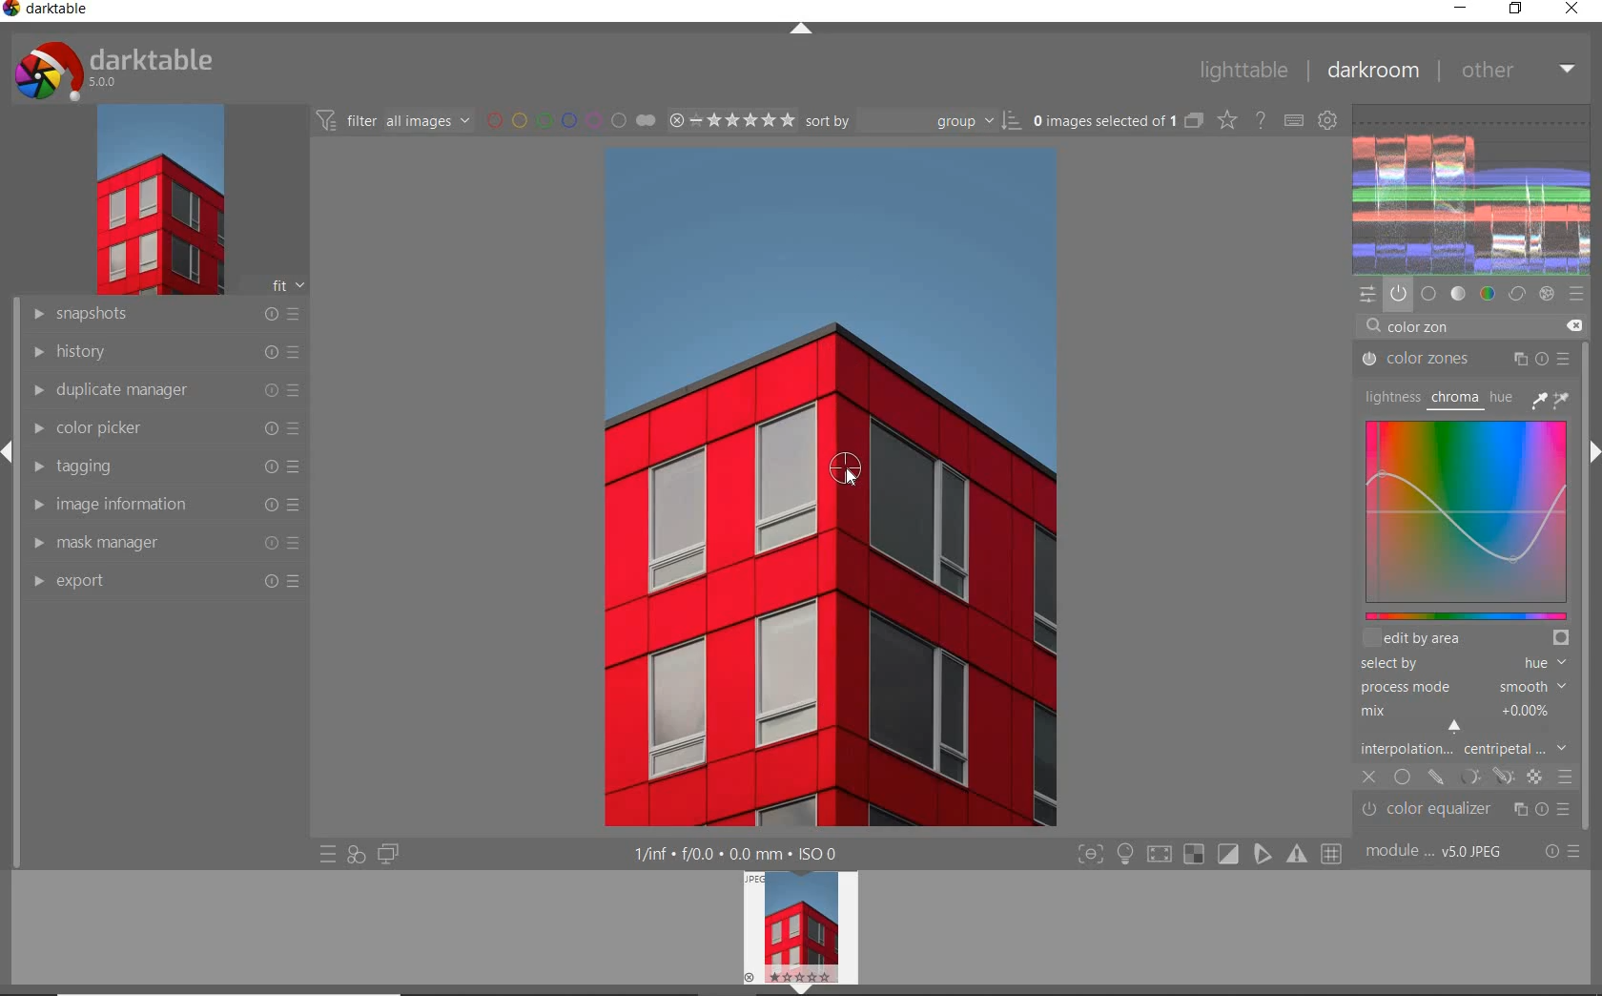  I want to click on show only active modules, so click(1398, 293).